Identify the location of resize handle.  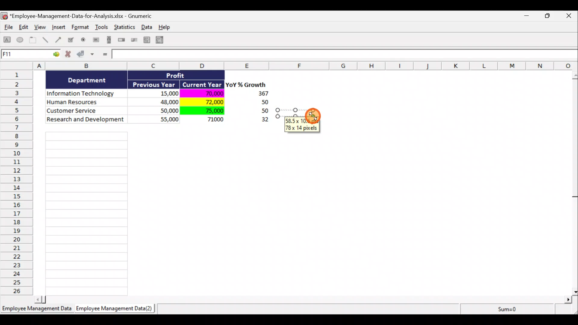
(299, 113).